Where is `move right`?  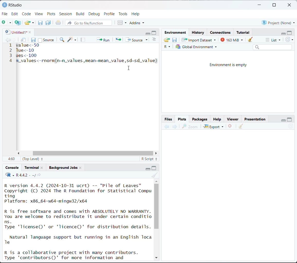
move right is located at coordinates (156, 153).